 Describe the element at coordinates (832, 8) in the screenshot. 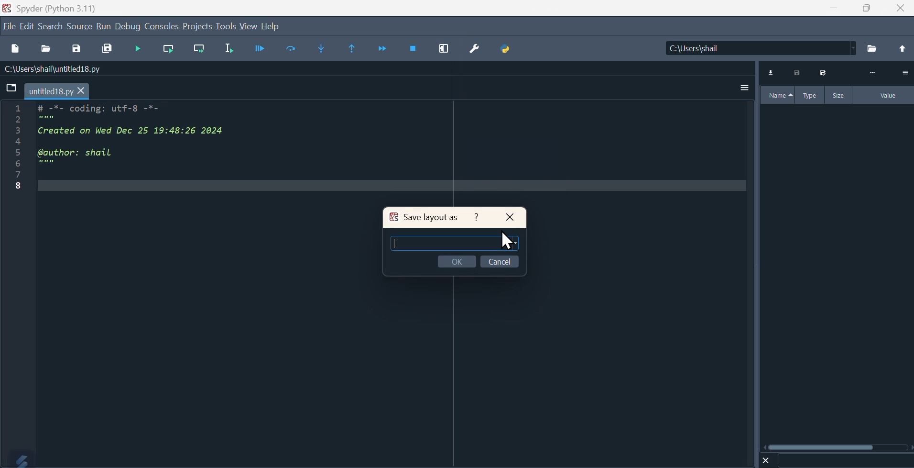

I see `minimize` at that location.